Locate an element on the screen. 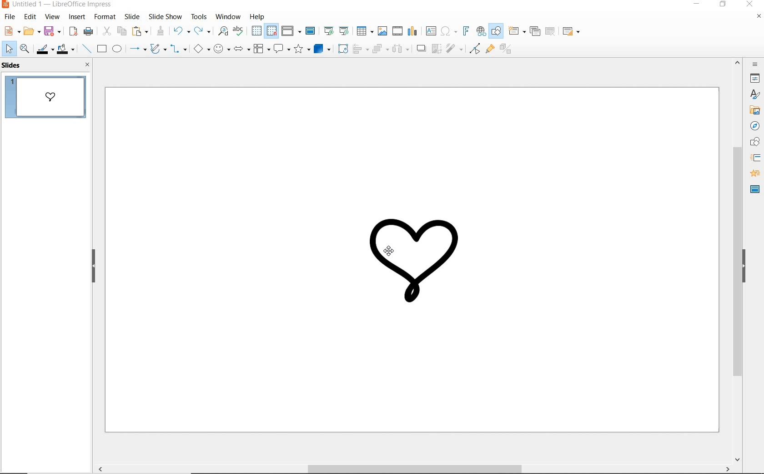  GALLERY is located at coordinates (755, 110).